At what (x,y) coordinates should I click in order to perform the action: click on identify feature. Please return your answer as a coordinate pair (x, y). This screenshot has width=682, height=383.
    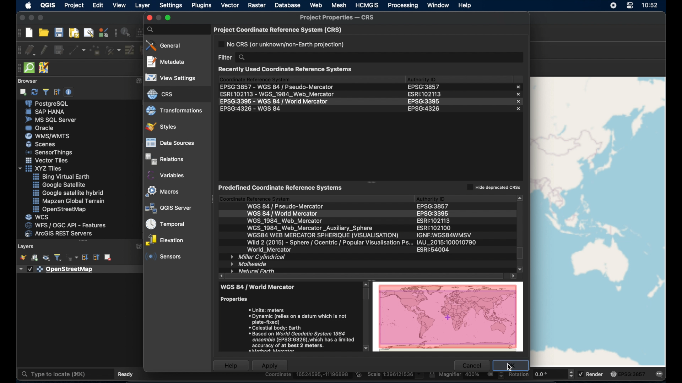
    Looking at the image, I should click on (126, 34).